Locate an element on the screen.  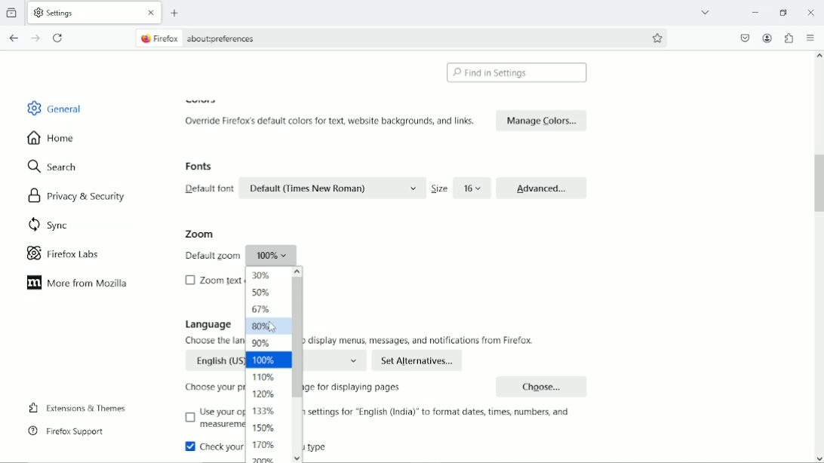
150% is located at coordinates (264, 428).